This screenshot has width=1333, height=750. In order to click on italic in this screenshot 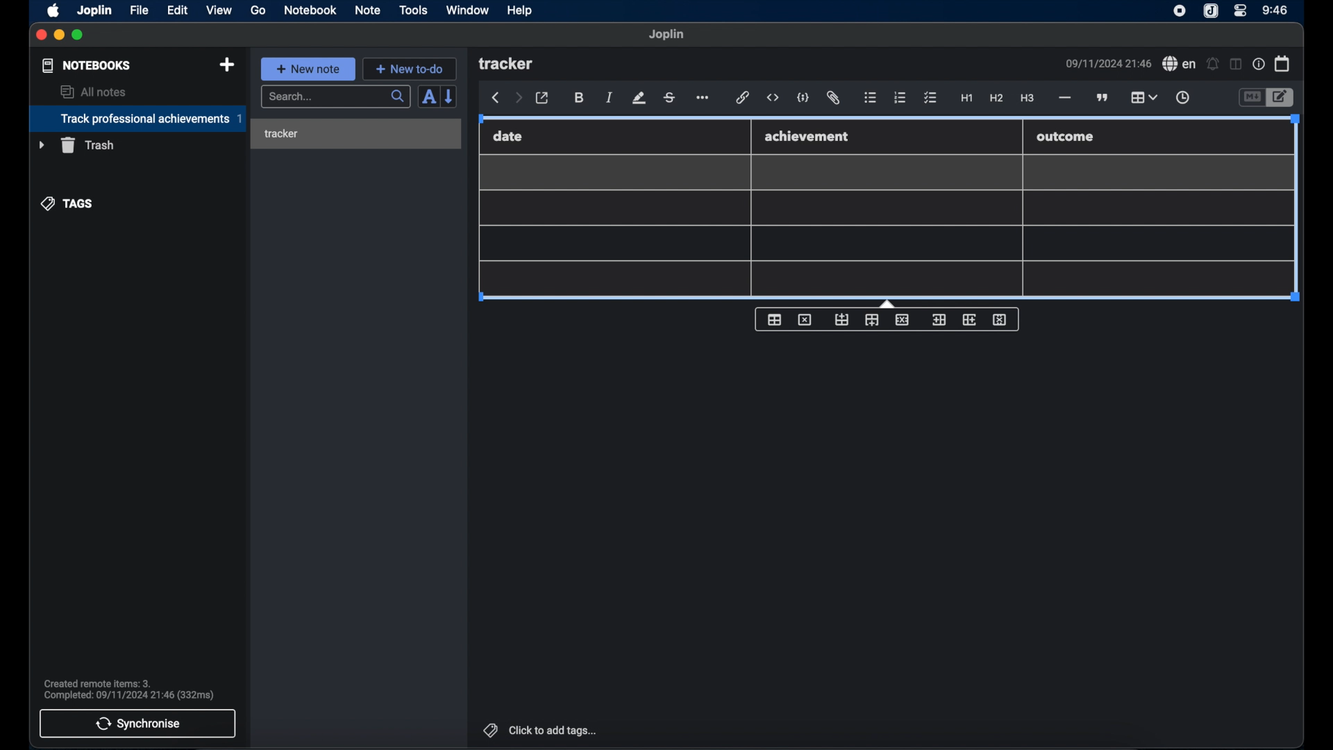, I will do `click(610, 99)`.